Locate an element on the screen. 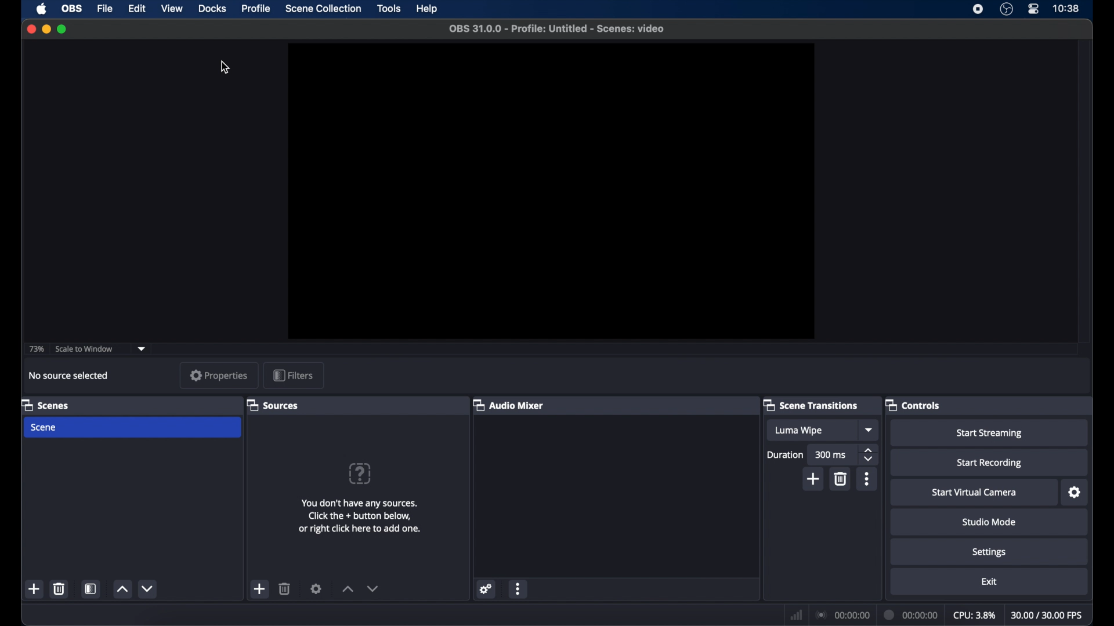 The height and width of the screenshot is (626, 1114). delete is located at coordinates (284, 588).